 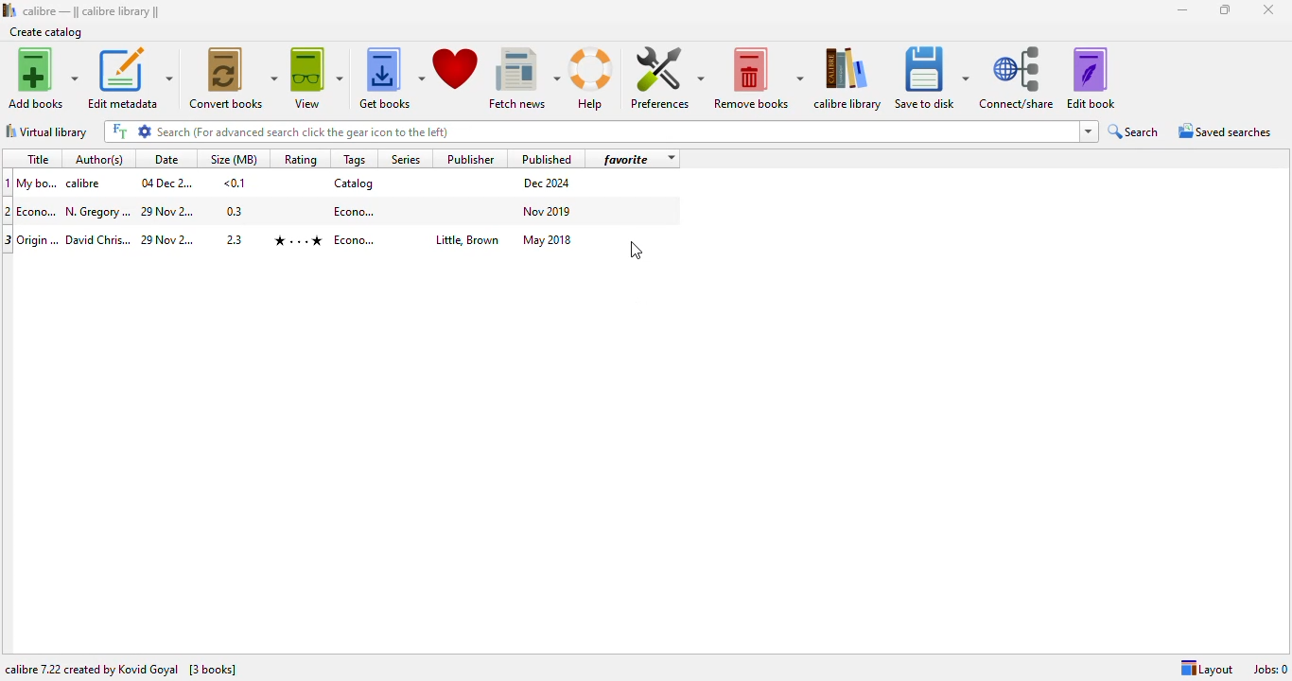 I want to click on saved searches, so click(x=1225, y=131).